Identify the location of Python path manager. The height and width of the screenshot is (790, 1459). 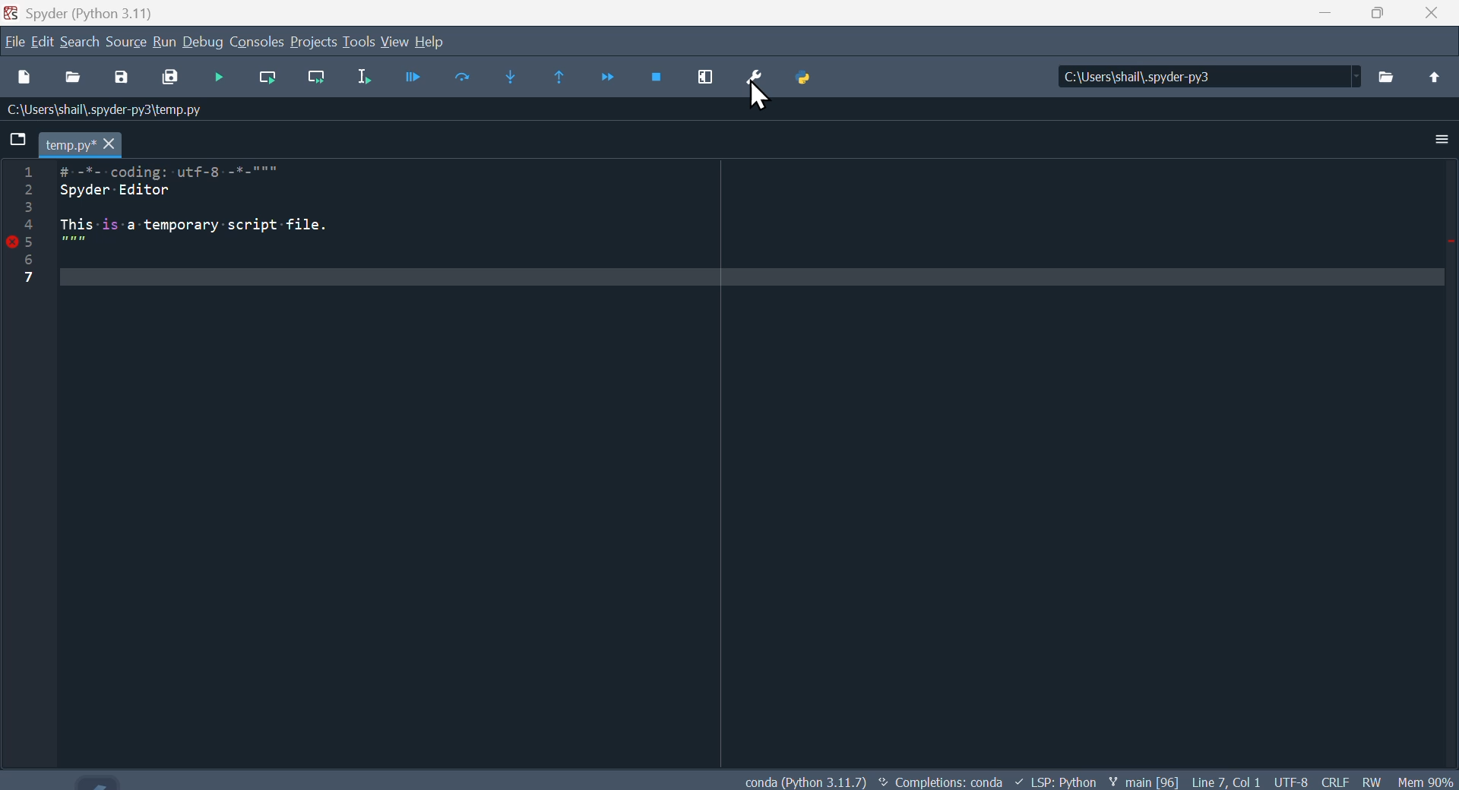
(807, 81).